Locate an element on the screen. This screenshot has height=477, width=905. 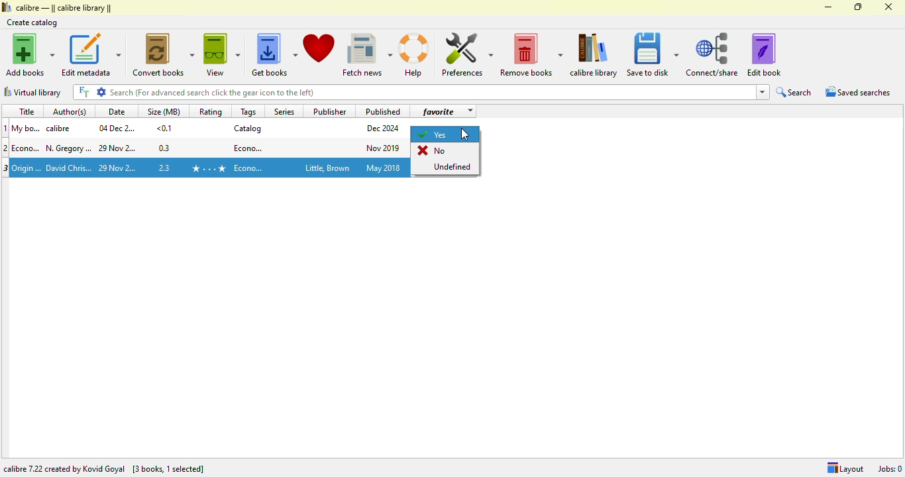
author is located at coordinates (61, 129).